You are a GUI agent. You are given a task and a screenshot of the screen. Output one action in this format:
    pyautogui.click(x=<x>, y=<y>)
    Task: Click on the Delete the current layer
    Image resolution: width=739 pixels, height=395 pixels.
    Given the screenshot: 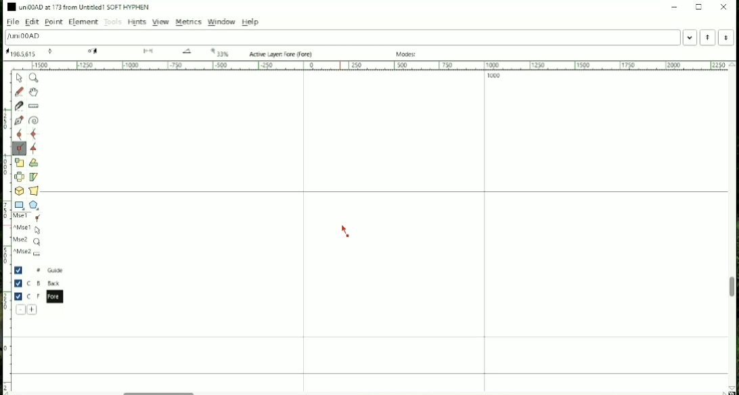 What is the action you would take?
    pyautogui.click(x=21, y=310)
    